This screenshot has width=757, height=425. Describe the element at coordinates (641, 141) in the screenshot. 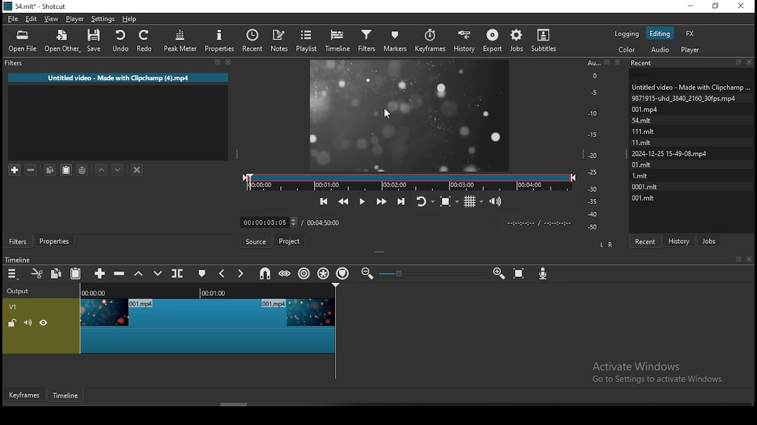

I see `files` at that location.